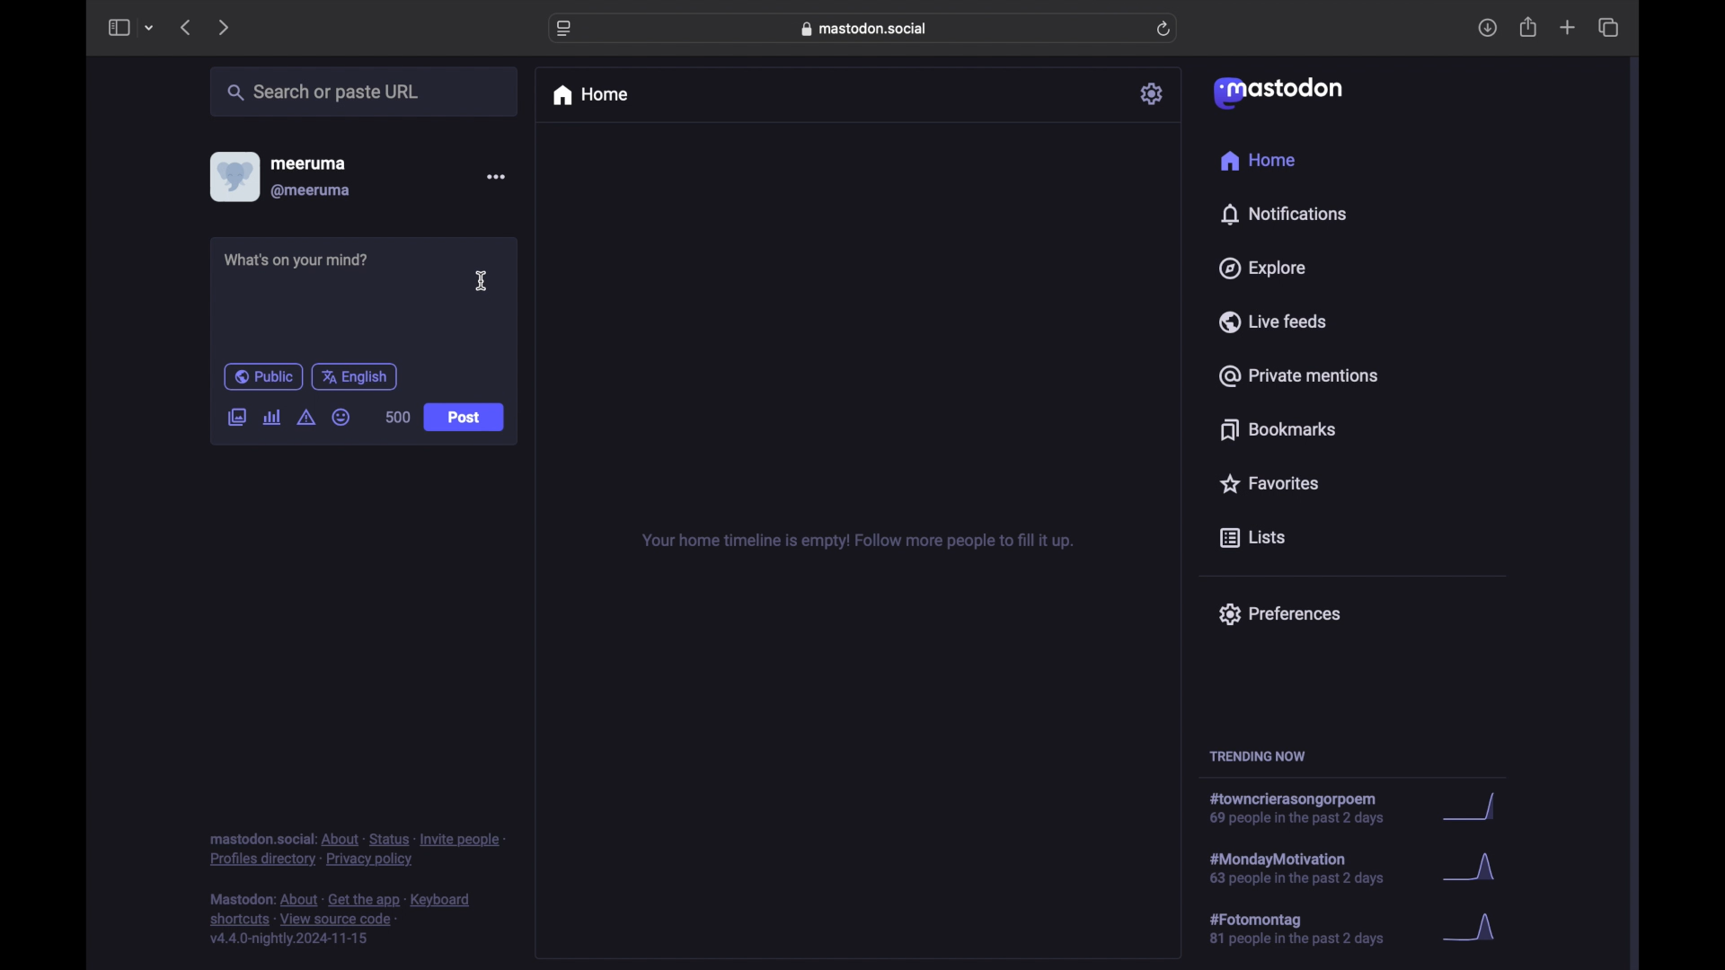  What do you see at coordinates (1283, 214) in the screenshot?
I see `notifications` at bounding box center [1283, 214].